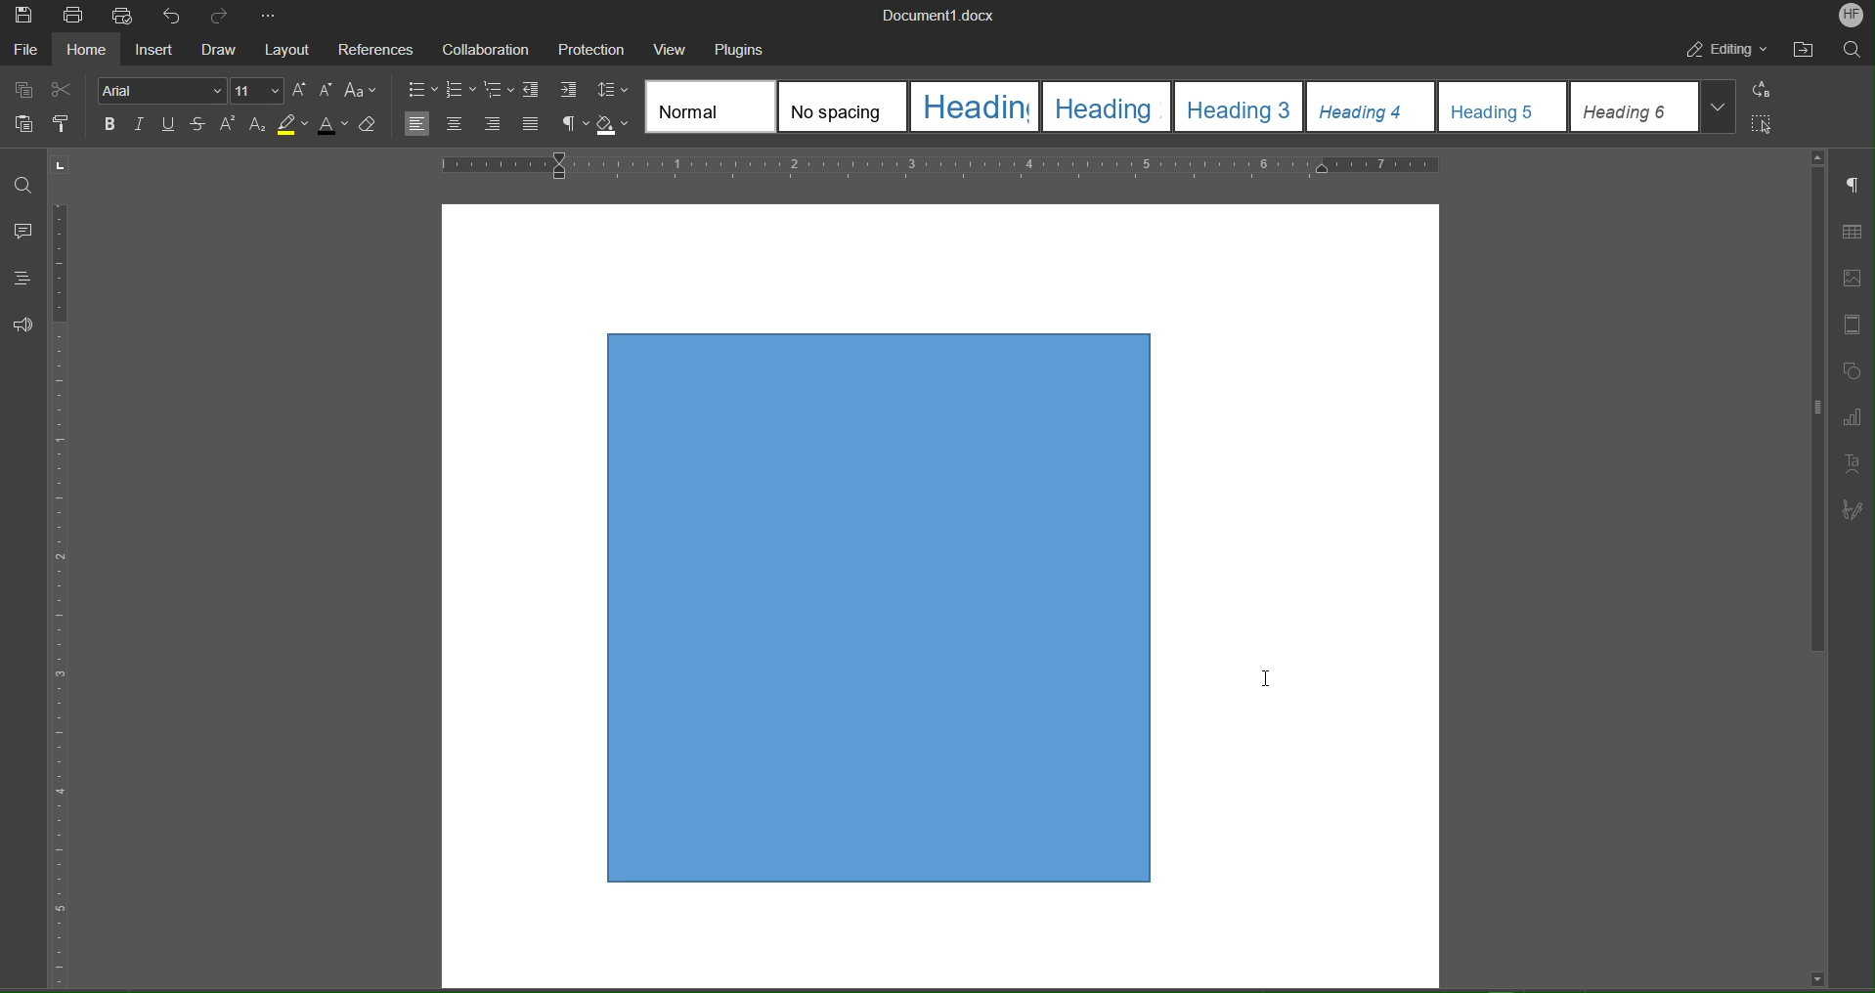 The width and height of the screenshot is (1875, 993). What do you see at coordinates (536, 90) in the screenshot?
I see `Decrease Indent` at bounding box center [536, 90].